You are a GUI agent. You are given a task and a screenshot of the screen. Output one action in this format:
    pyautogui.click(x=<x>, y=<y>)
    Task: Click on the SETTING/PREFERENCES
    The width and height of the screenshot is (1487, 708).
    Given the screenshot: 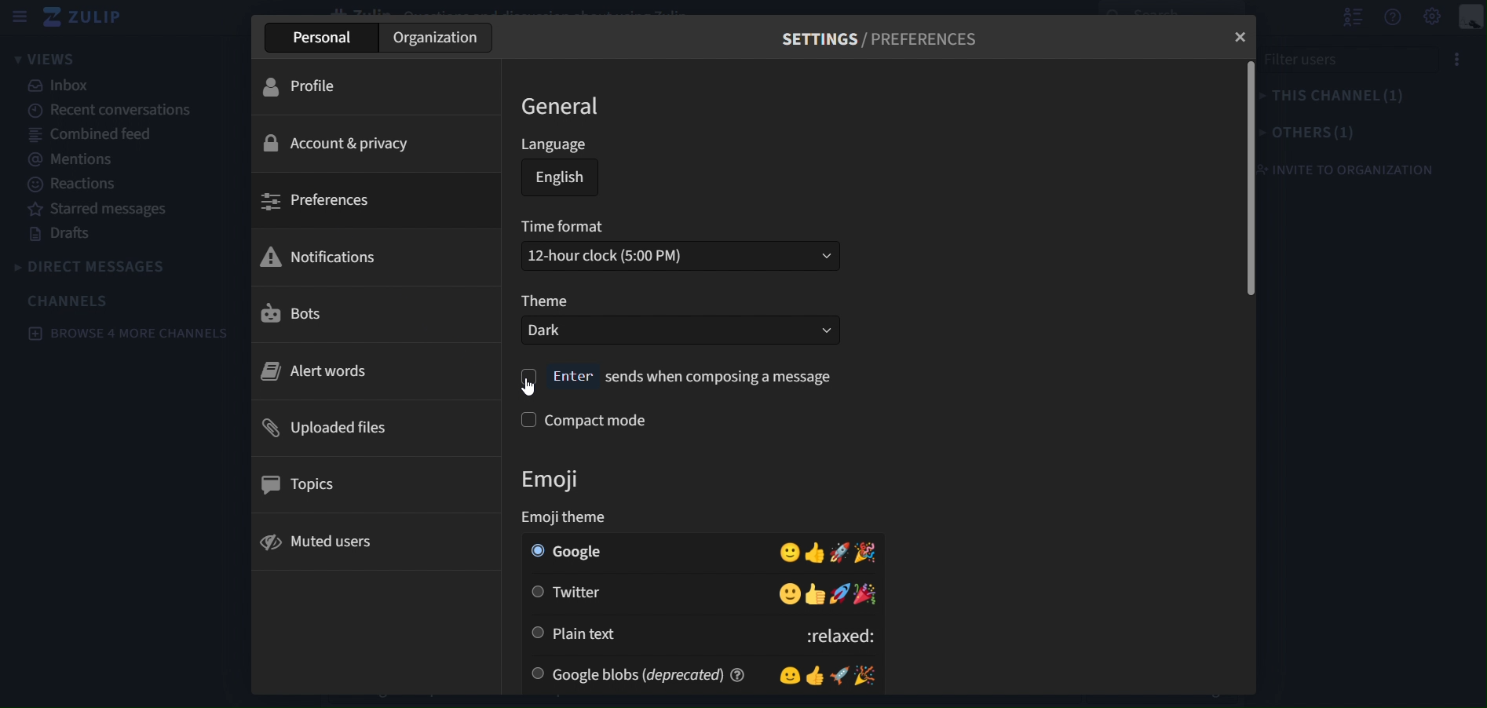 What is the action you would take?
    pyautogui.click(x=880, y=43)
    